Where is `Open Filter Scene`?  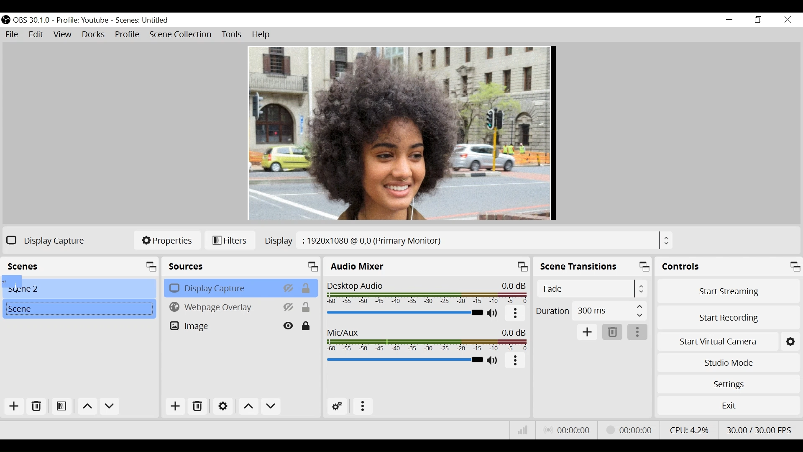
Open Filter Scene is located at coordinates (62, 406).